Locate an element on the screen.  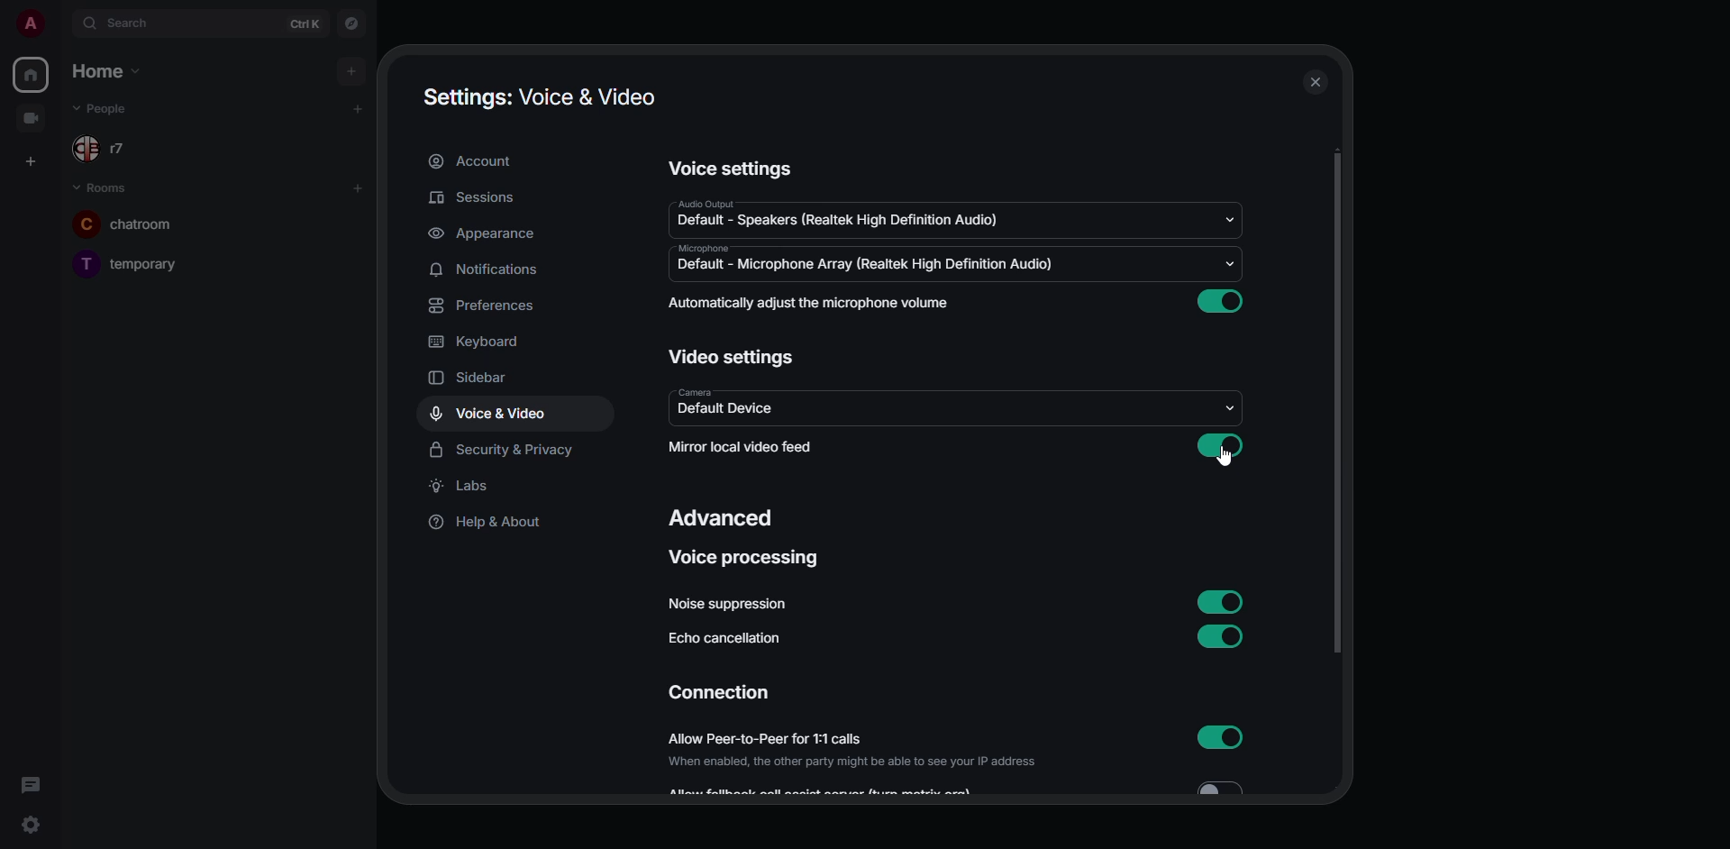
drop down is located at coordinates (1228, 264).